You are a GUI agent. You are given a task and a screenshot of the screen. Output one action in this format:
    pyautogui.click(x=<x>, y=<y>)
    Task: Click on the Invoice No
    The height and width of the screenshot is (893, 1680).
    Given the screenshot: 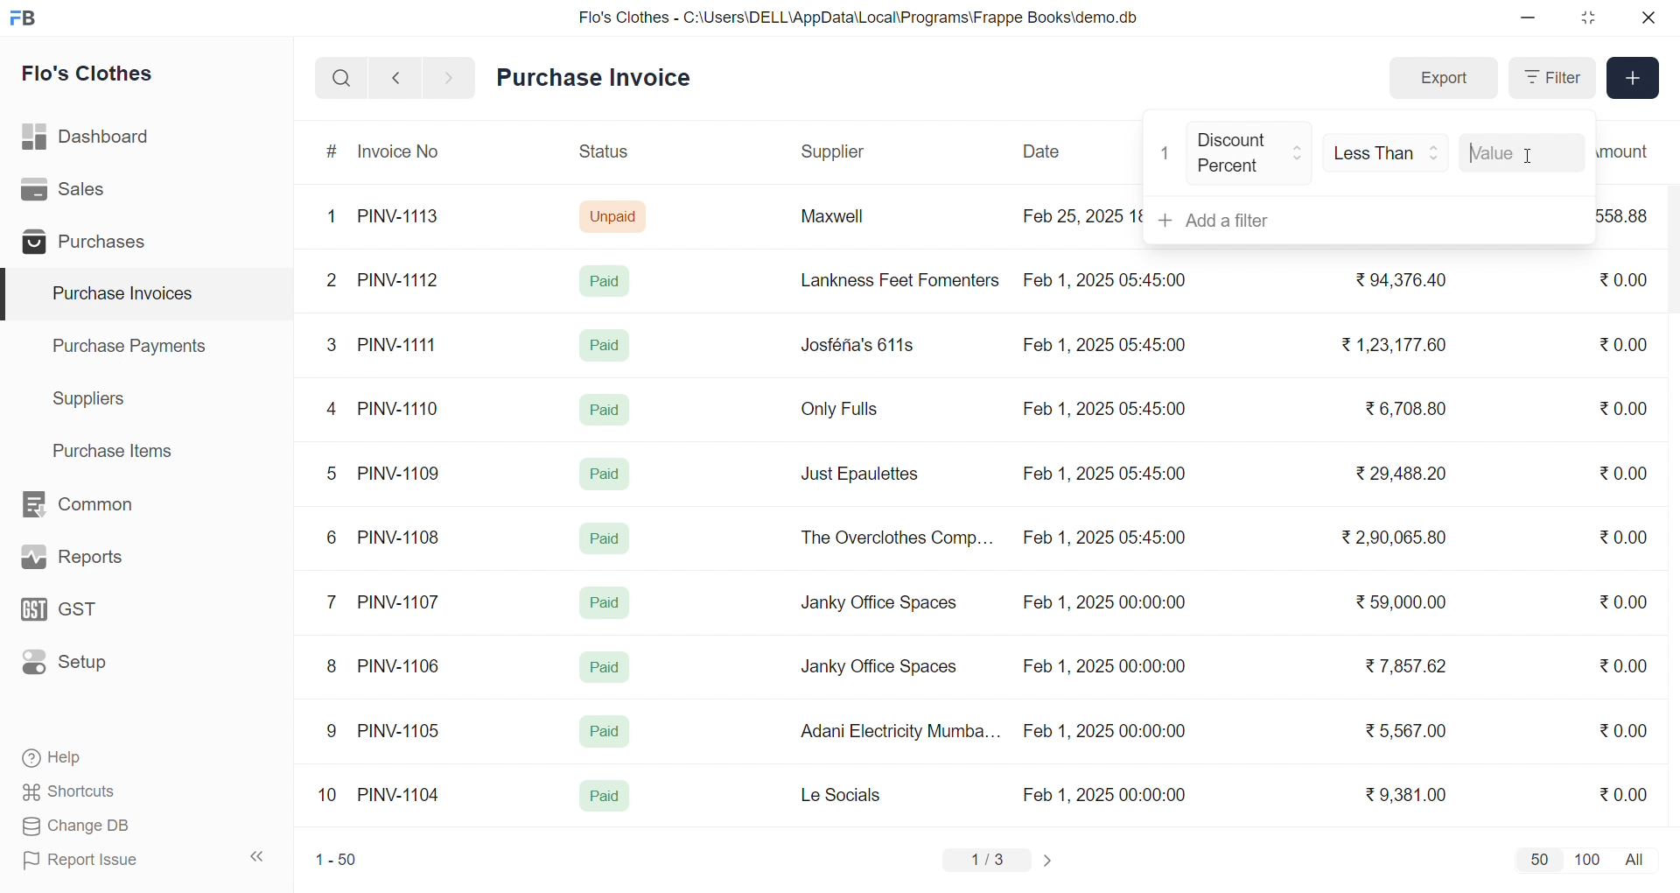 What is the action you would take?
    pyautogui.click(x=405, y=152)
    